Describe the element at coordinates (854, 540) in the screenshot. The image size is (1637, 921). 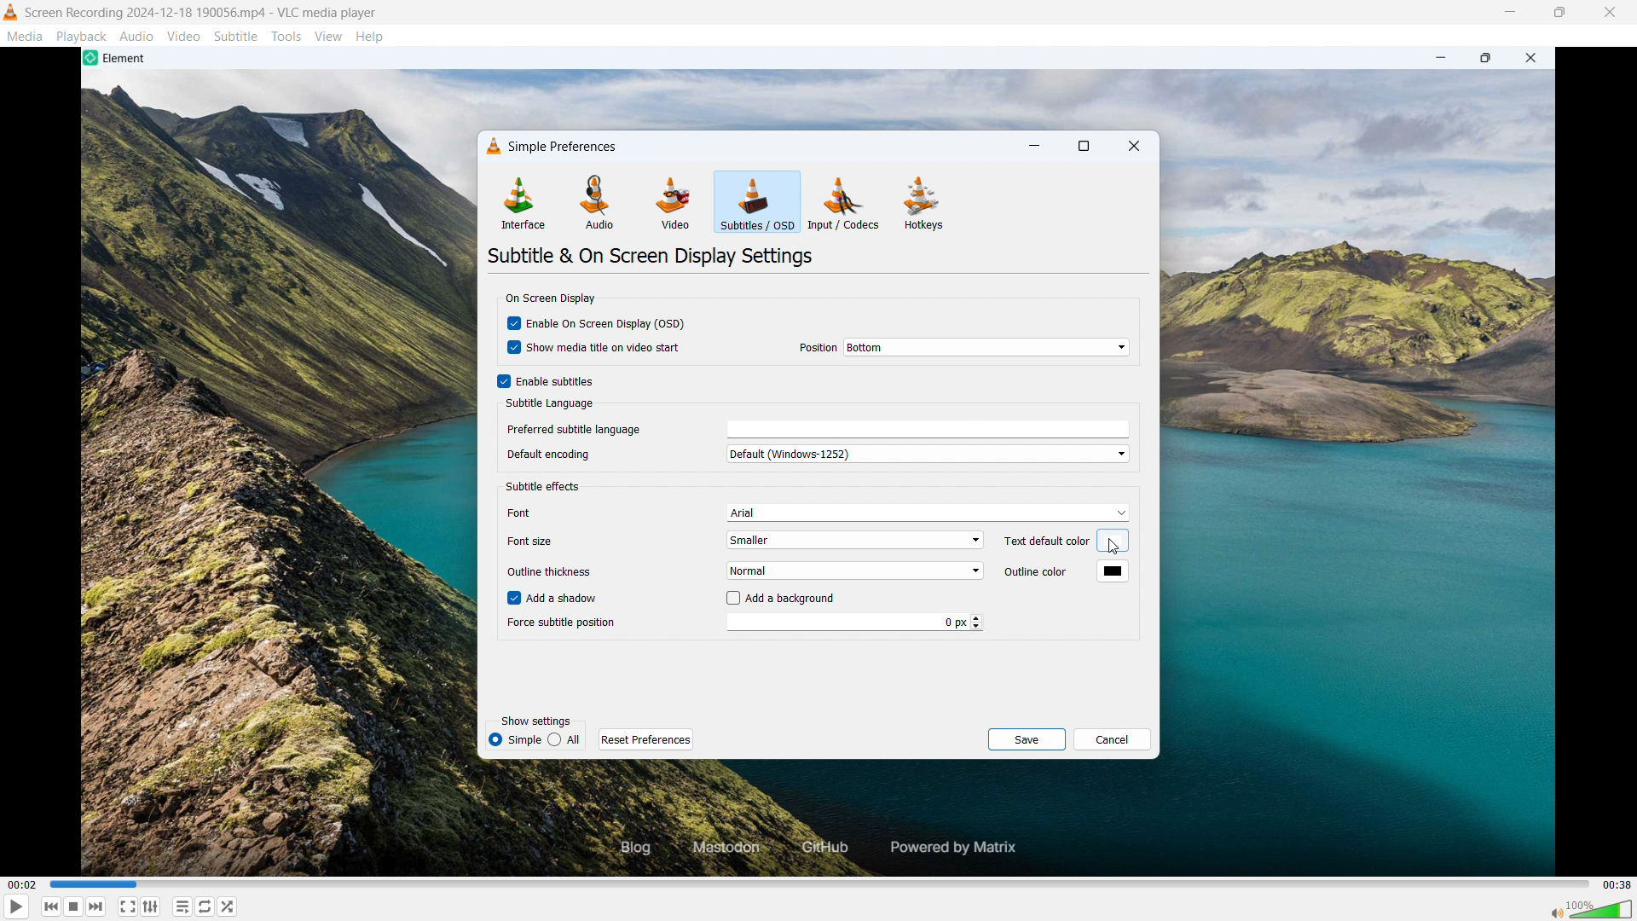
I see `Select subtitle font size ` at that location.